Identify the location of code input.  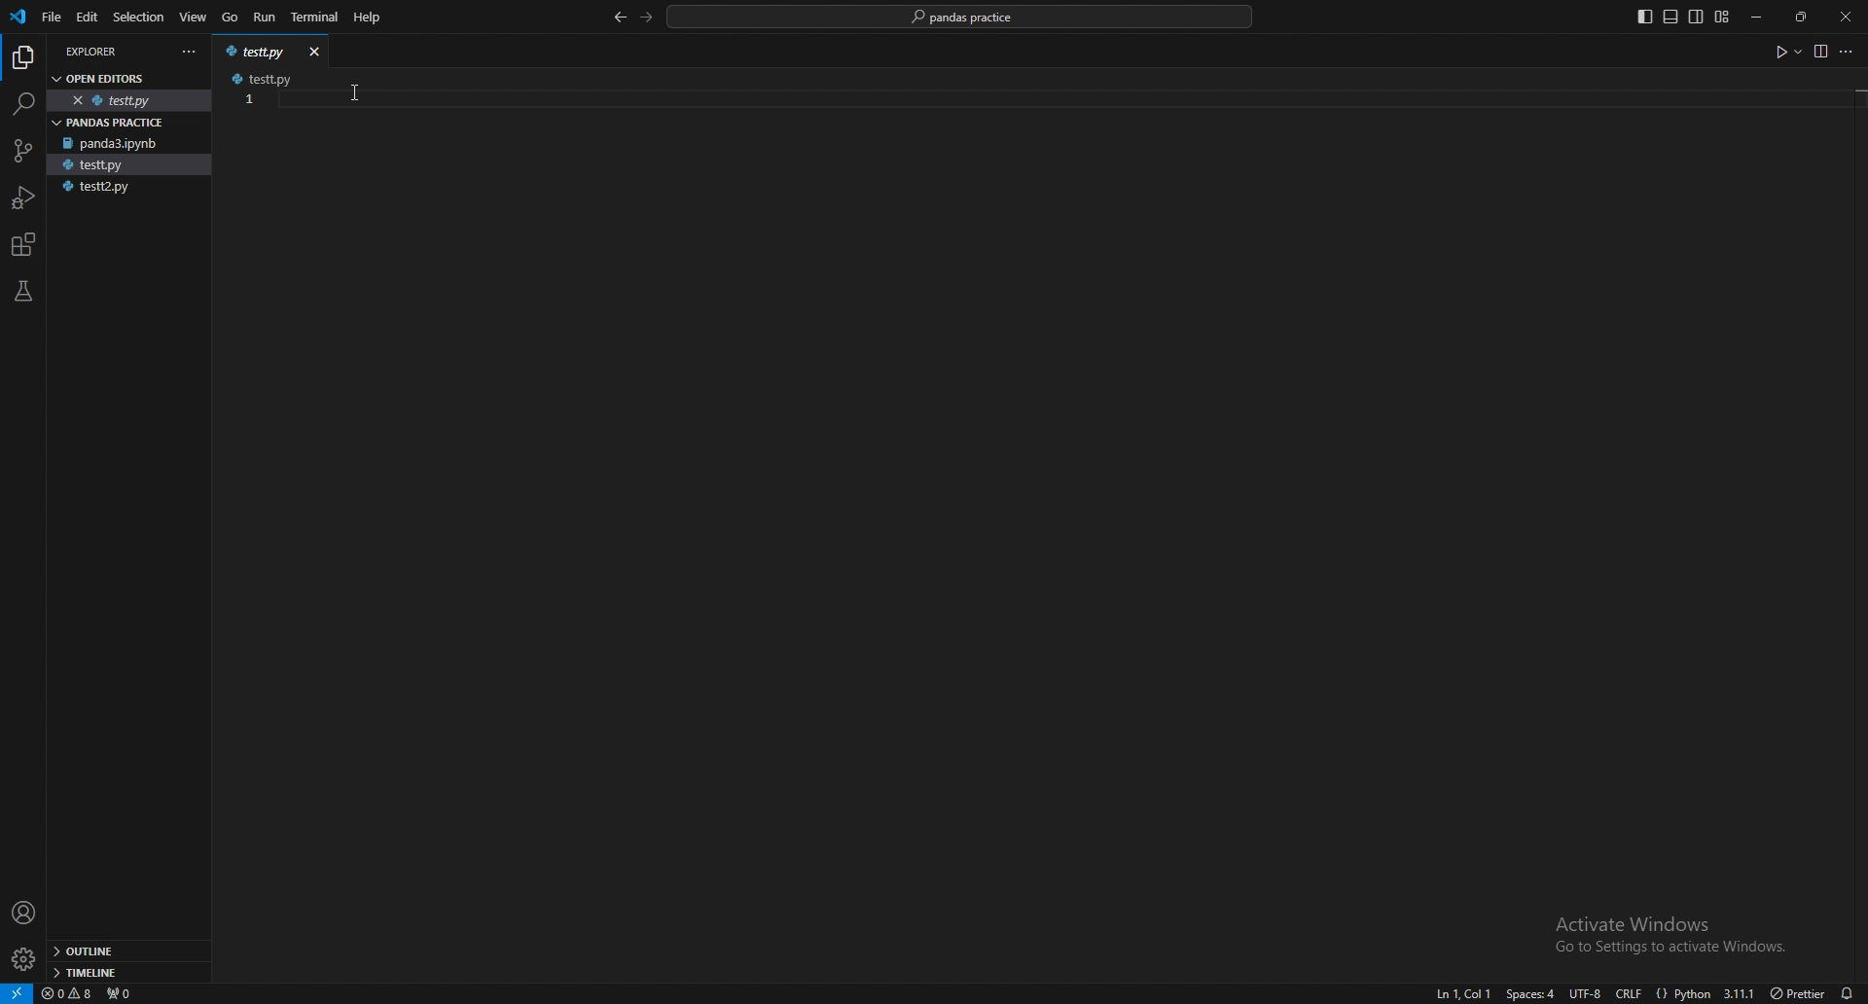
(854, 101).